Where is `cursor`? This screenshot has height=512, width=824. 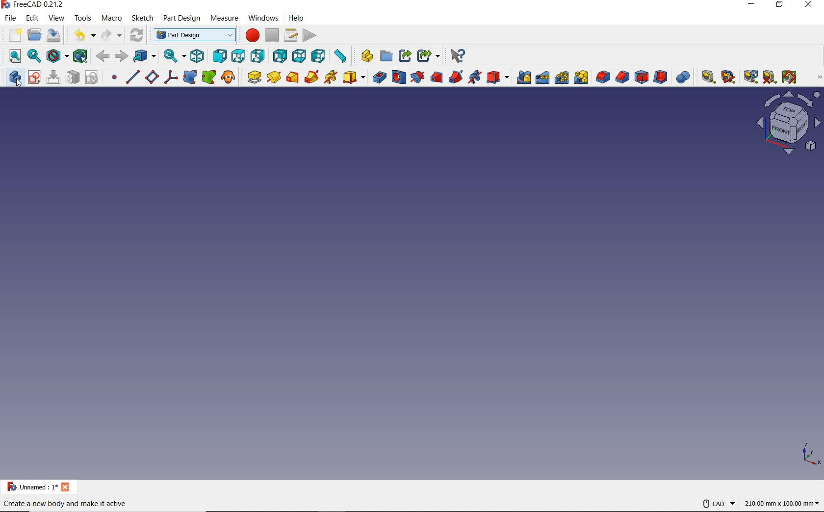 cursor is located at coordinates (22, 86).